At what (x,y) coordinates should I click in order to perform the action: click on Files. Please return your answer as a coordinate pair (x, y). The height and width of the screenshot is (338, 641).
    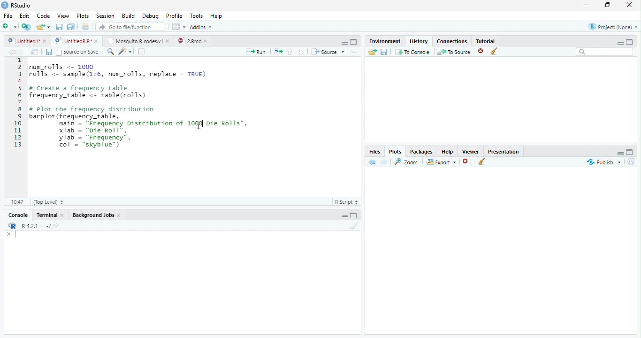
    Looking at the image, I should click on (374, 151).